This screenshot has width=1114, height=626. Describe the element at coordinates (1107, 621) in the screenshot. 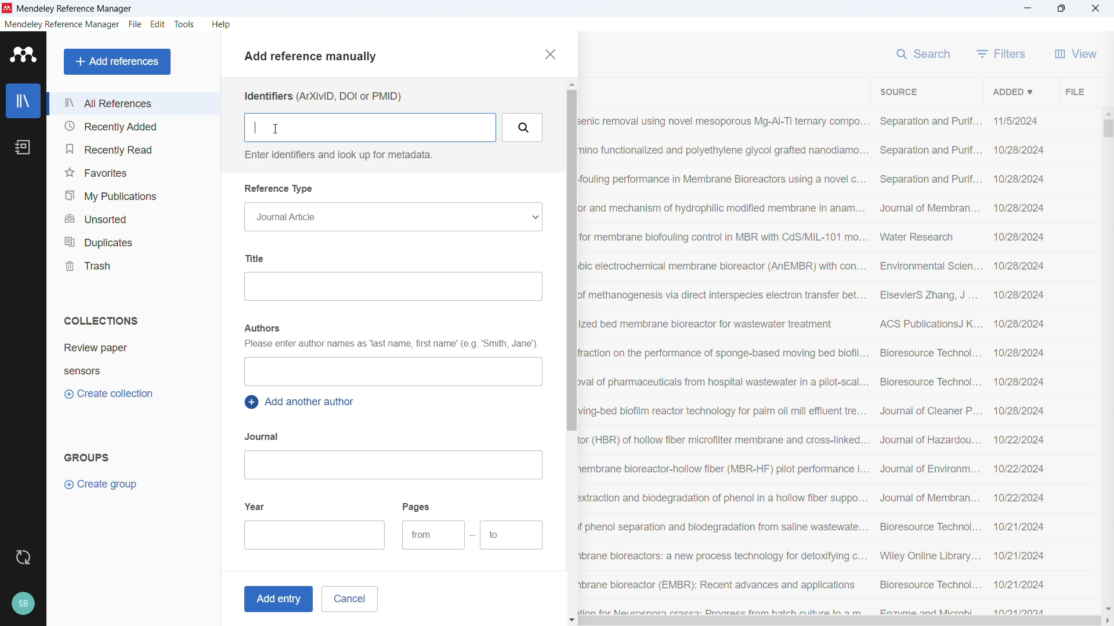

I see `Scroll right ` at that location.